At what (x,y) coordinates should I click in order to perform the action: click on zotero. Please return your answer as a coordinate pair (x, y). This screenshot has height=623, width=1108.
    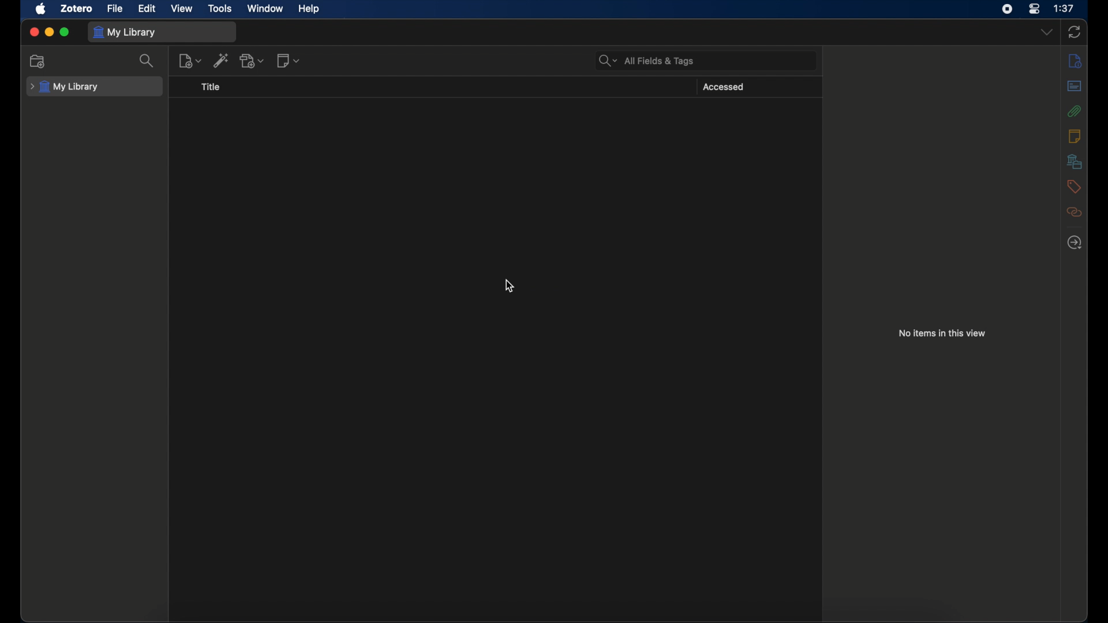
    Looking at the image, I should click on (77, 8).